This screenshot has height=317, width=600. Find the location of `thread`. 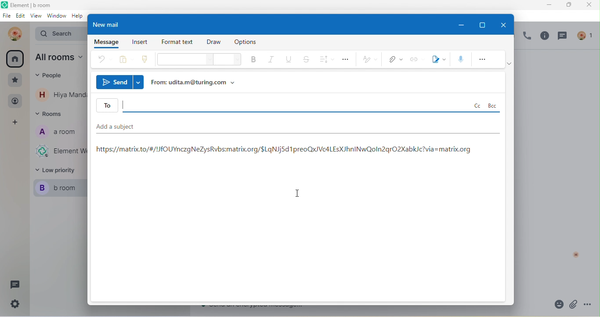

thread is located at coordinates (14, 285).